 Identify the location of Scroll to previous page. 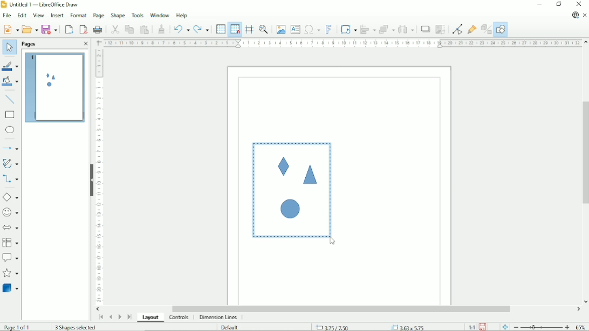
(110, 318).